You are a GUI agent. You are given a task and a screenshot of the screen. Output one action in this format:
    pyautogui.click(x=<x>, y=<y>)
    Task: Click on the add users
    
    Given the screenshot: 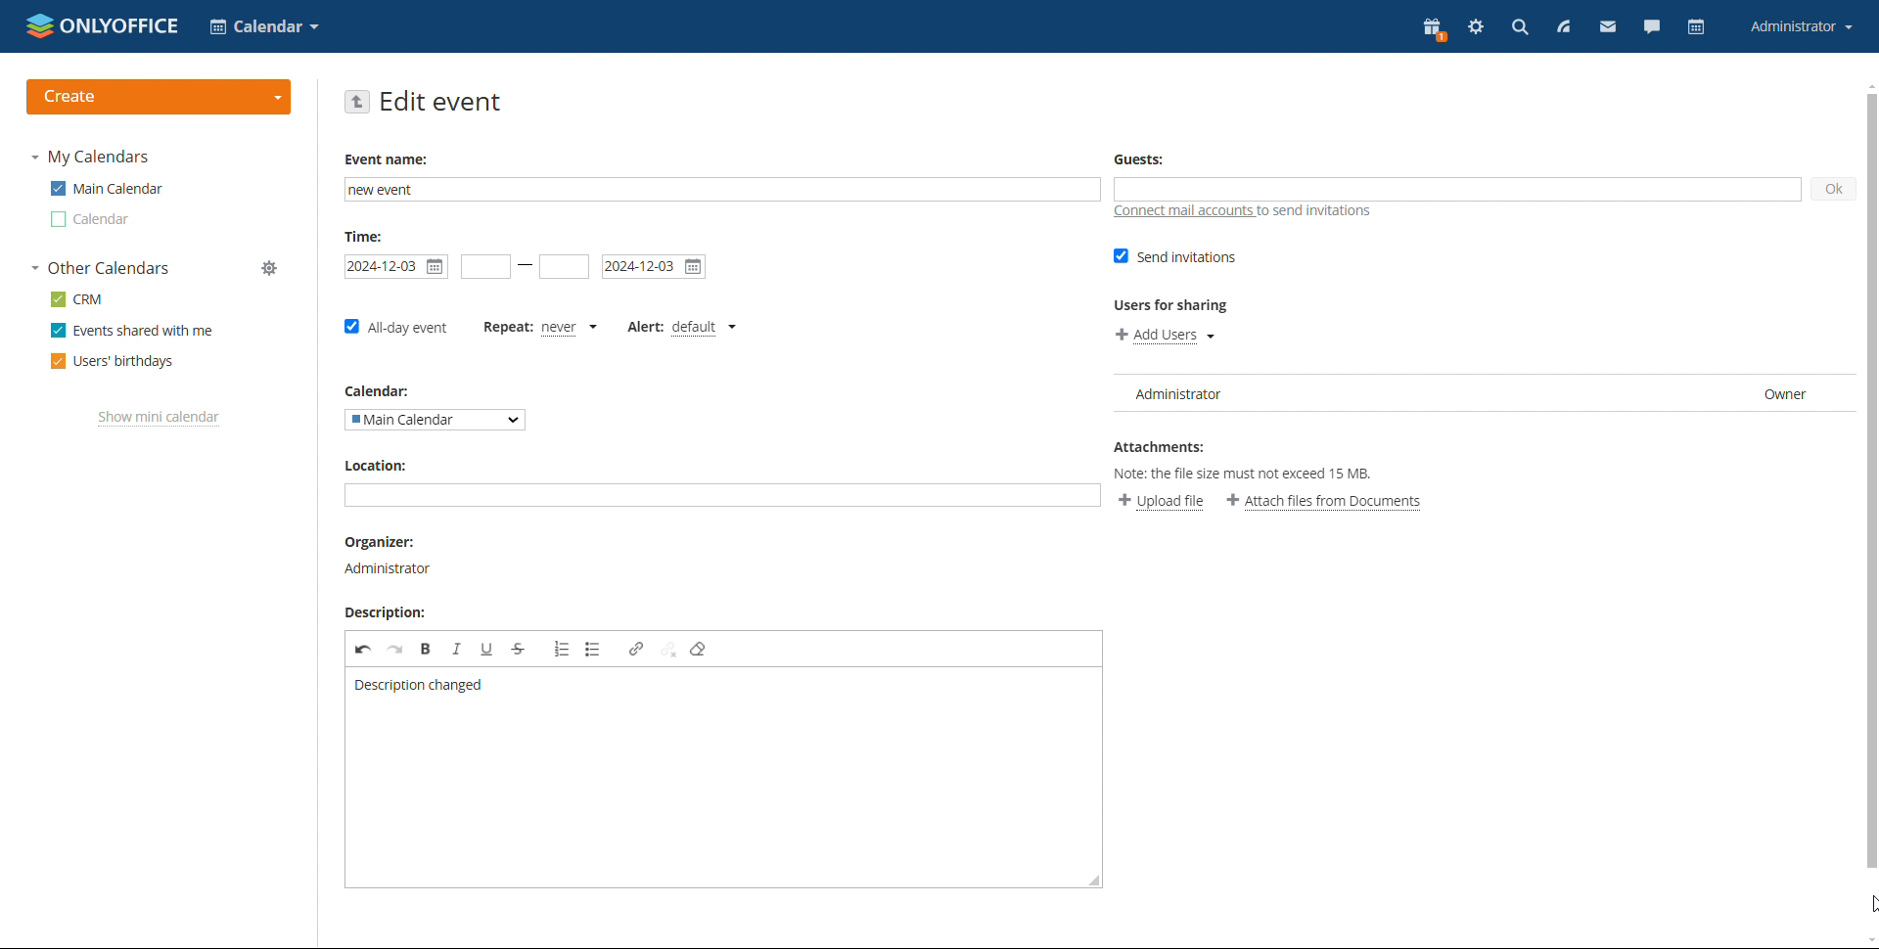 What is the action you would take?
    pyautogui.click(x=1164, y=337)
    